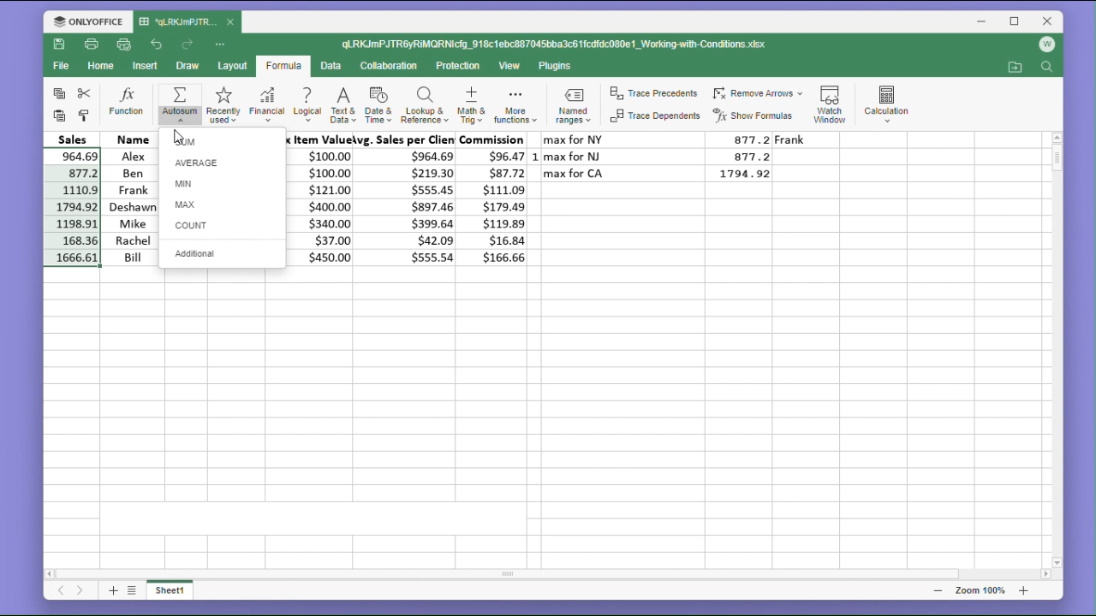 This screenshot has width=1096, height=616. Describe the element at coordinates (223, 227) in the screenshot. I see `count` at that location.